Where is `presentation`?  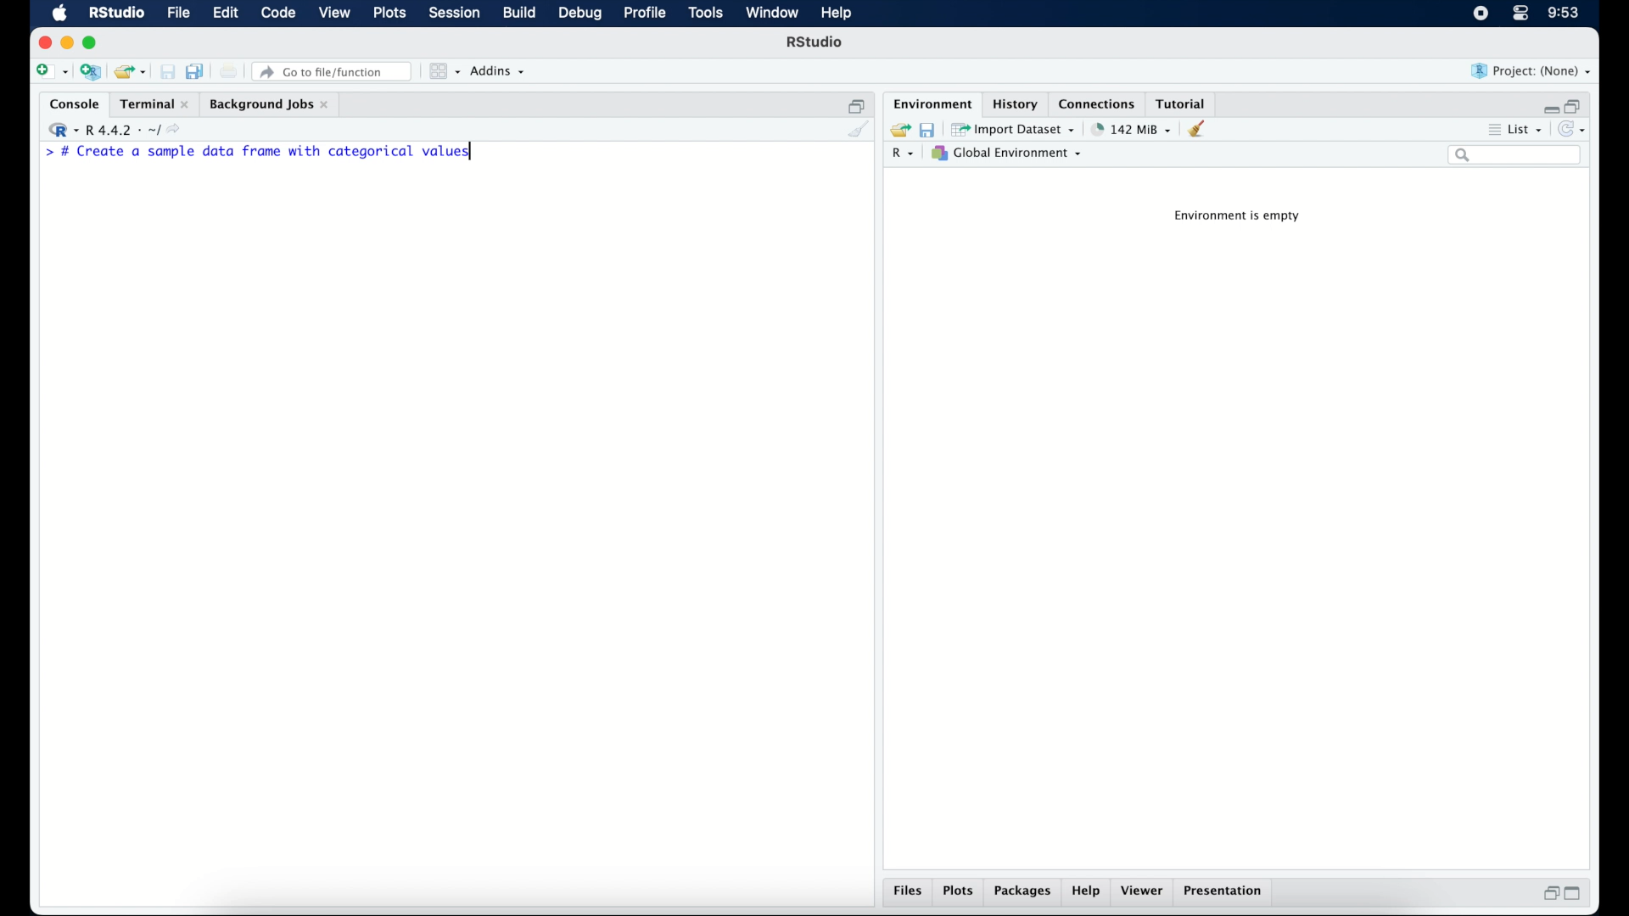 presentation is located at coordinates (1227, 892).